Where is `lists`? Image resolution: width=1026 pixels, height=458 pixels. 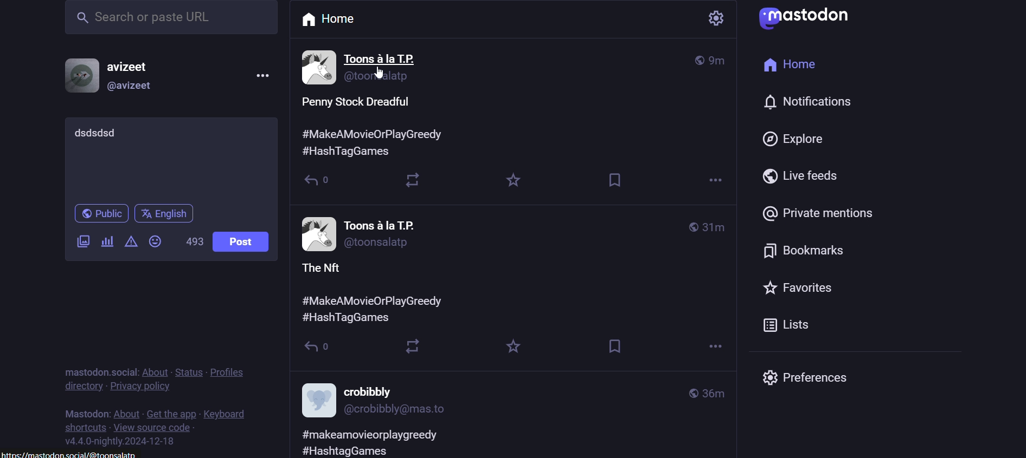 lists is located at coordinates (793, 324).